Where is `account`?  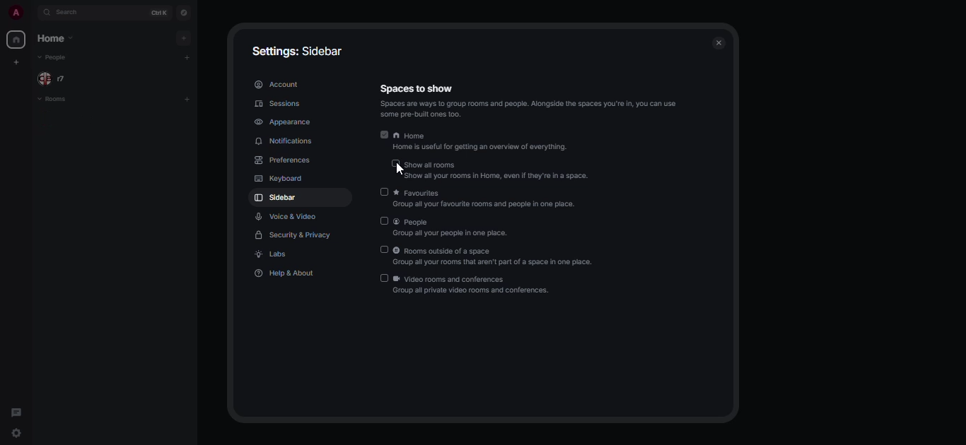
account is located at coordinates (276, 84).